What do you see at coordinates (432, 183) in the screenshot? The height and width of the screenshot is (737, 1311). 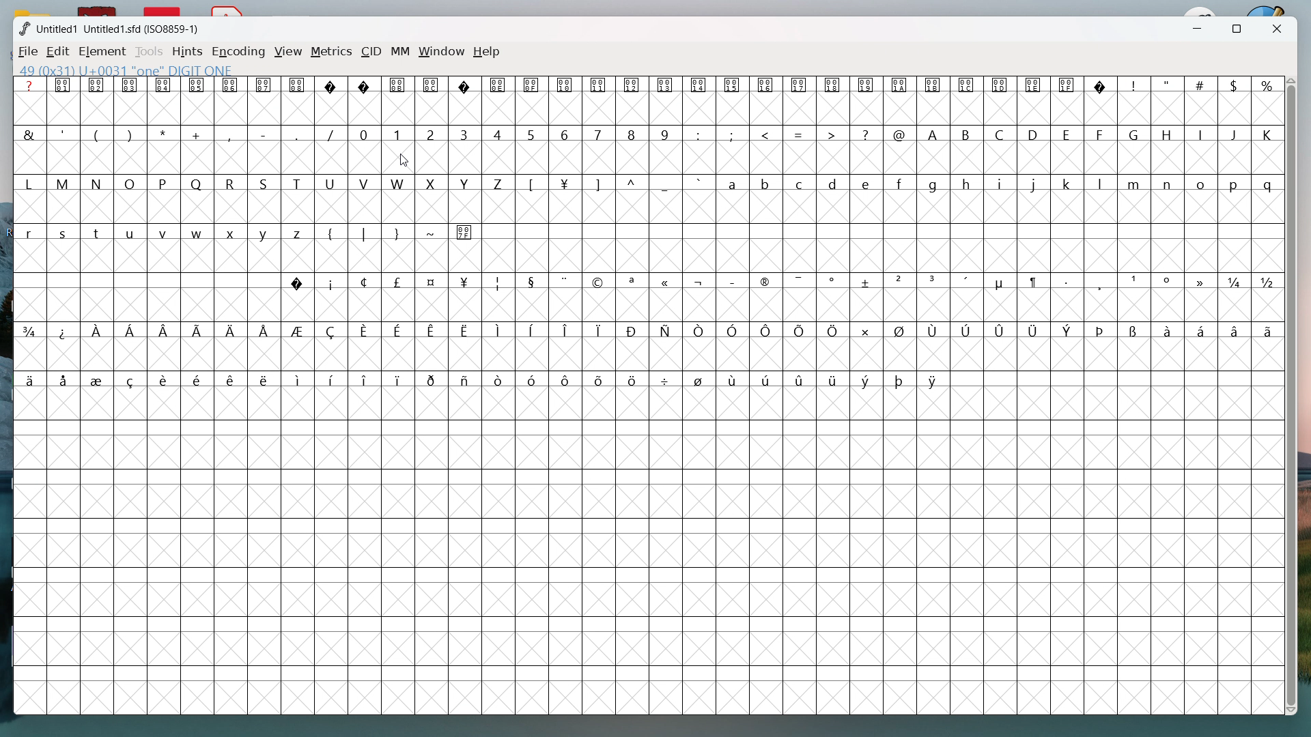 I see `X` at bounding box center [432, 183].